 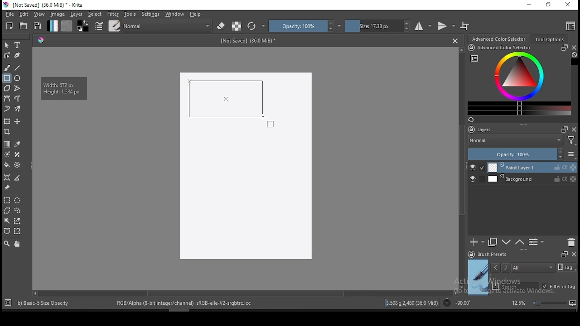 I want to click on icon and file name, so click(x=45, y=5).